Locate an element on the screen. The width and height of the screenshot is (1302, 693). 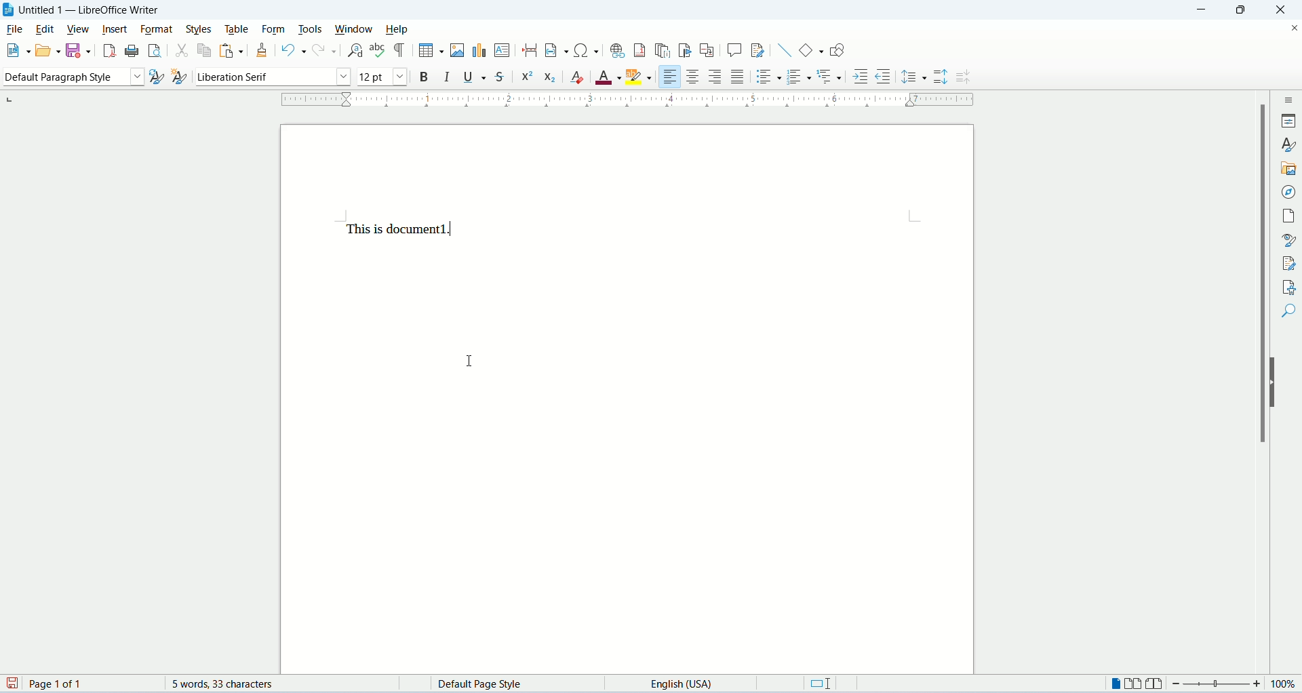
print preview is located at coordinates (153, 49).